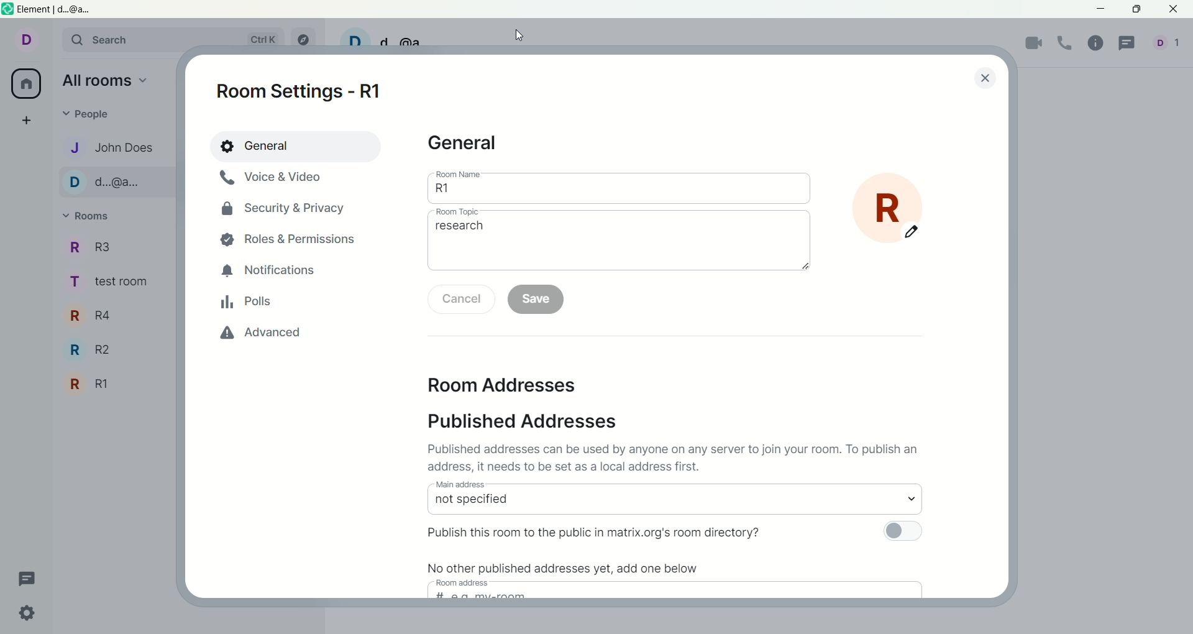  What do you see at coordinates (24, 43) in the screenshot?
I see `d` at bounding box center [24, 43].